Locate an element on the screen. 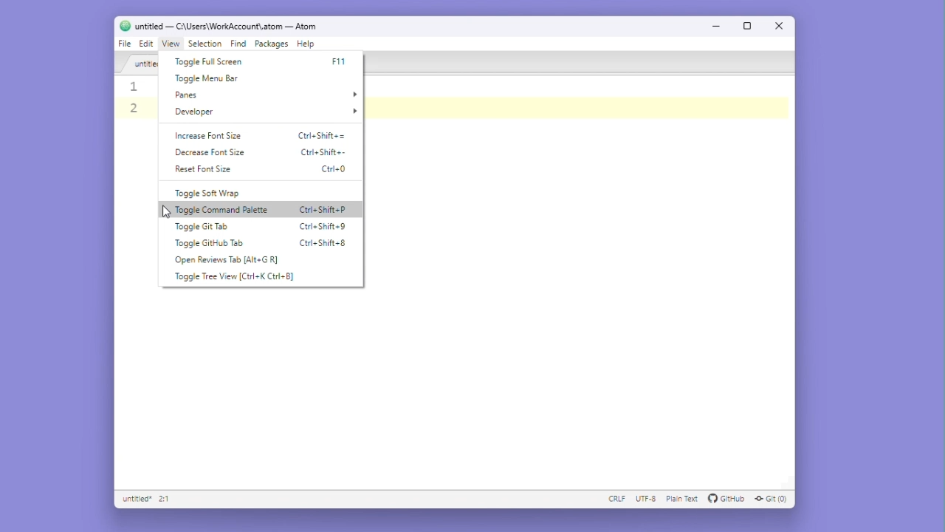 This screenshot has height=532, width=945. Minimise is located at coordinates (720, 25).